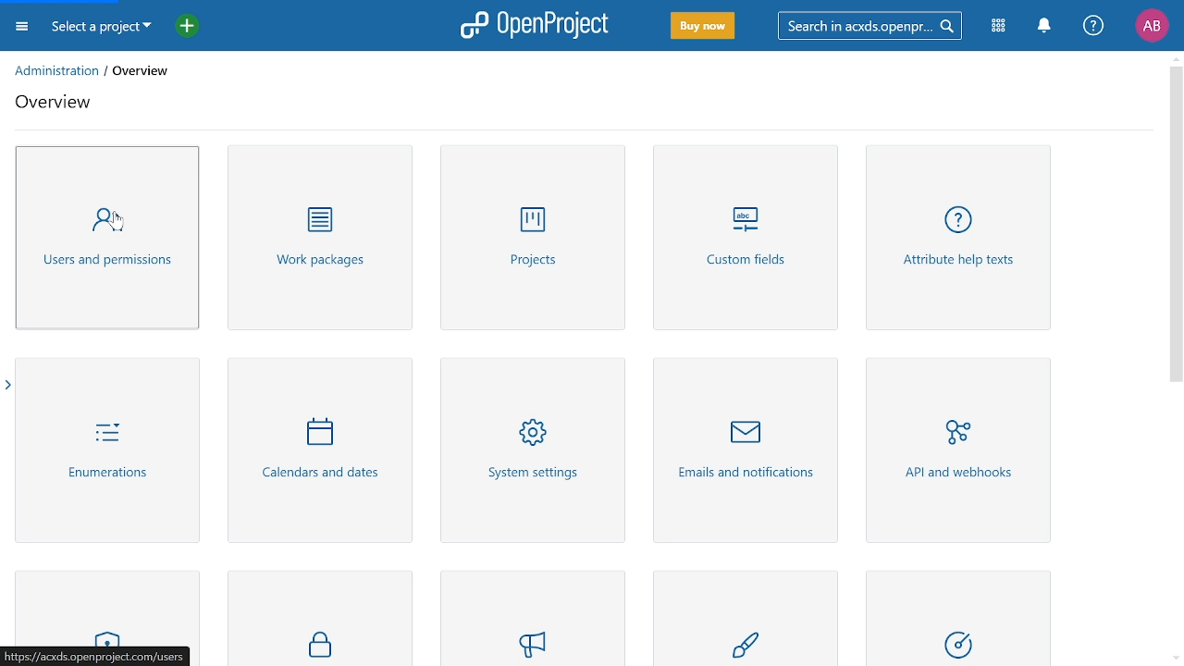 The width and height of the screenshot is (1184, 666). I want to click on search, so click(867, 25).